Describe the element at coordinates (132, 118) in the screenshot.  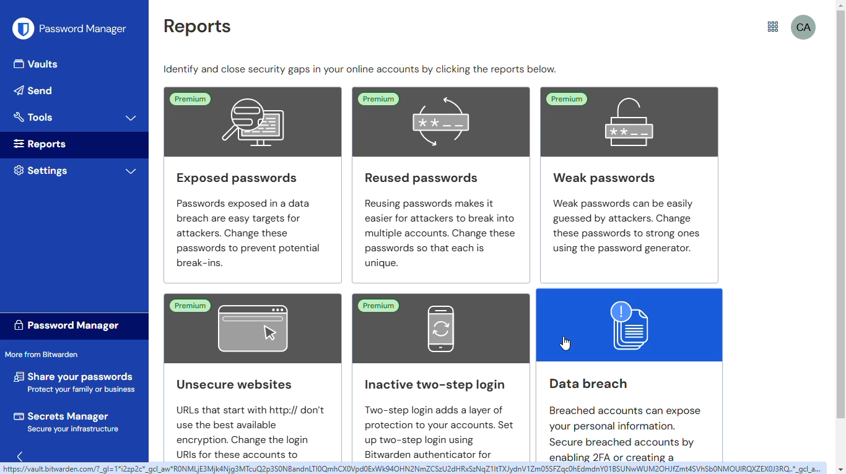
I see `toggle expand` at that location.